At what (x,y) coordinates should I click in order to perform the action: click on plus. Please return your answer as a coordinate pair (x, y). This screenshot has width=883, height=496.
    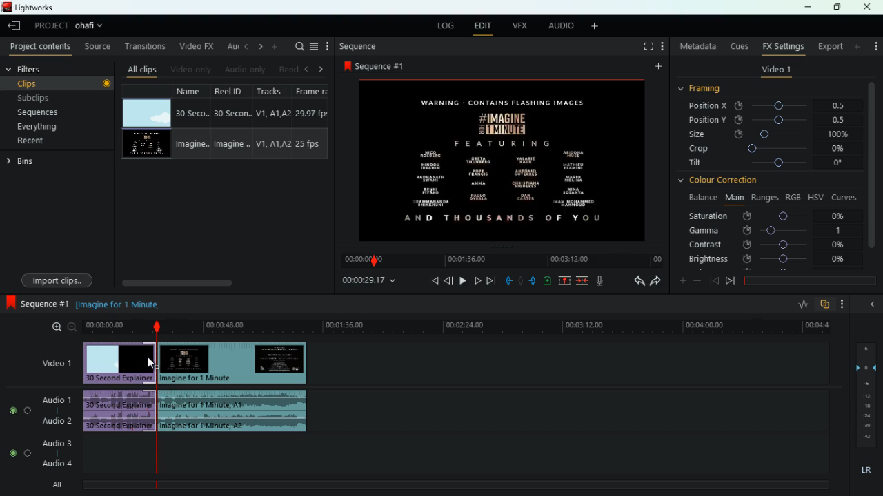
    Looking at the image, I should click on (681, 282).